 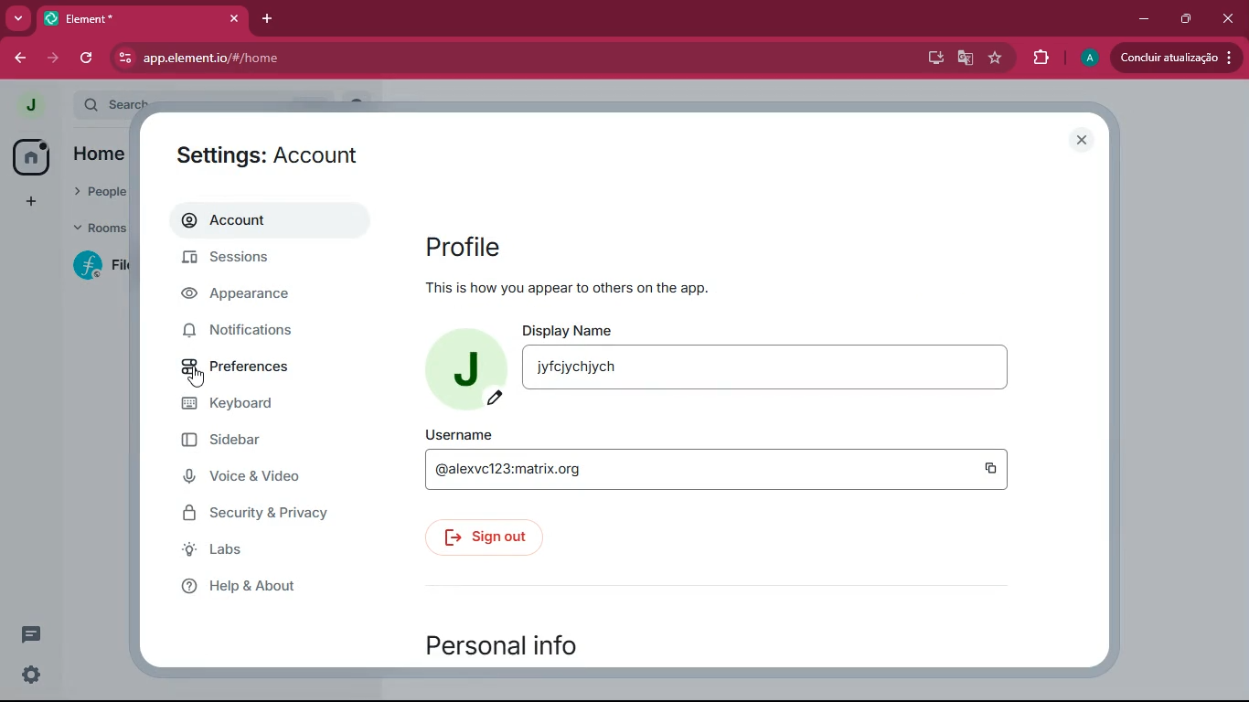 I want to click on profile picture, so click(x=464, y=367).